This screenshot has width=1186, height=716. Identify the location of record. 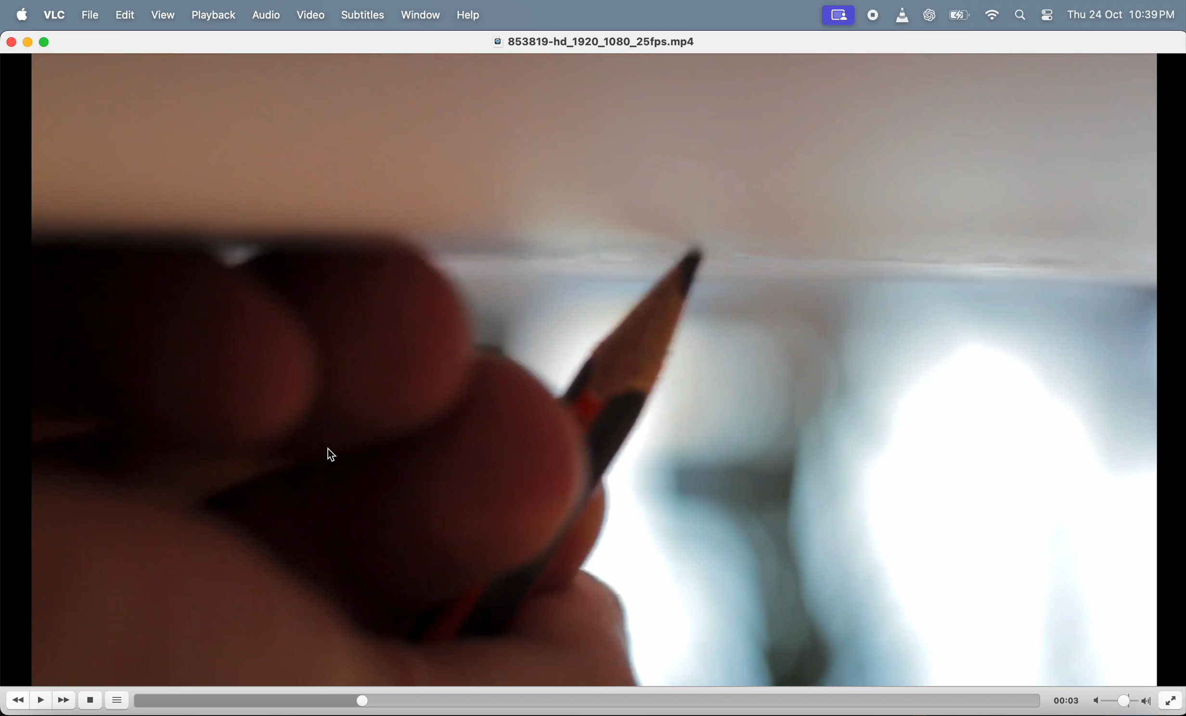
(873, 15).